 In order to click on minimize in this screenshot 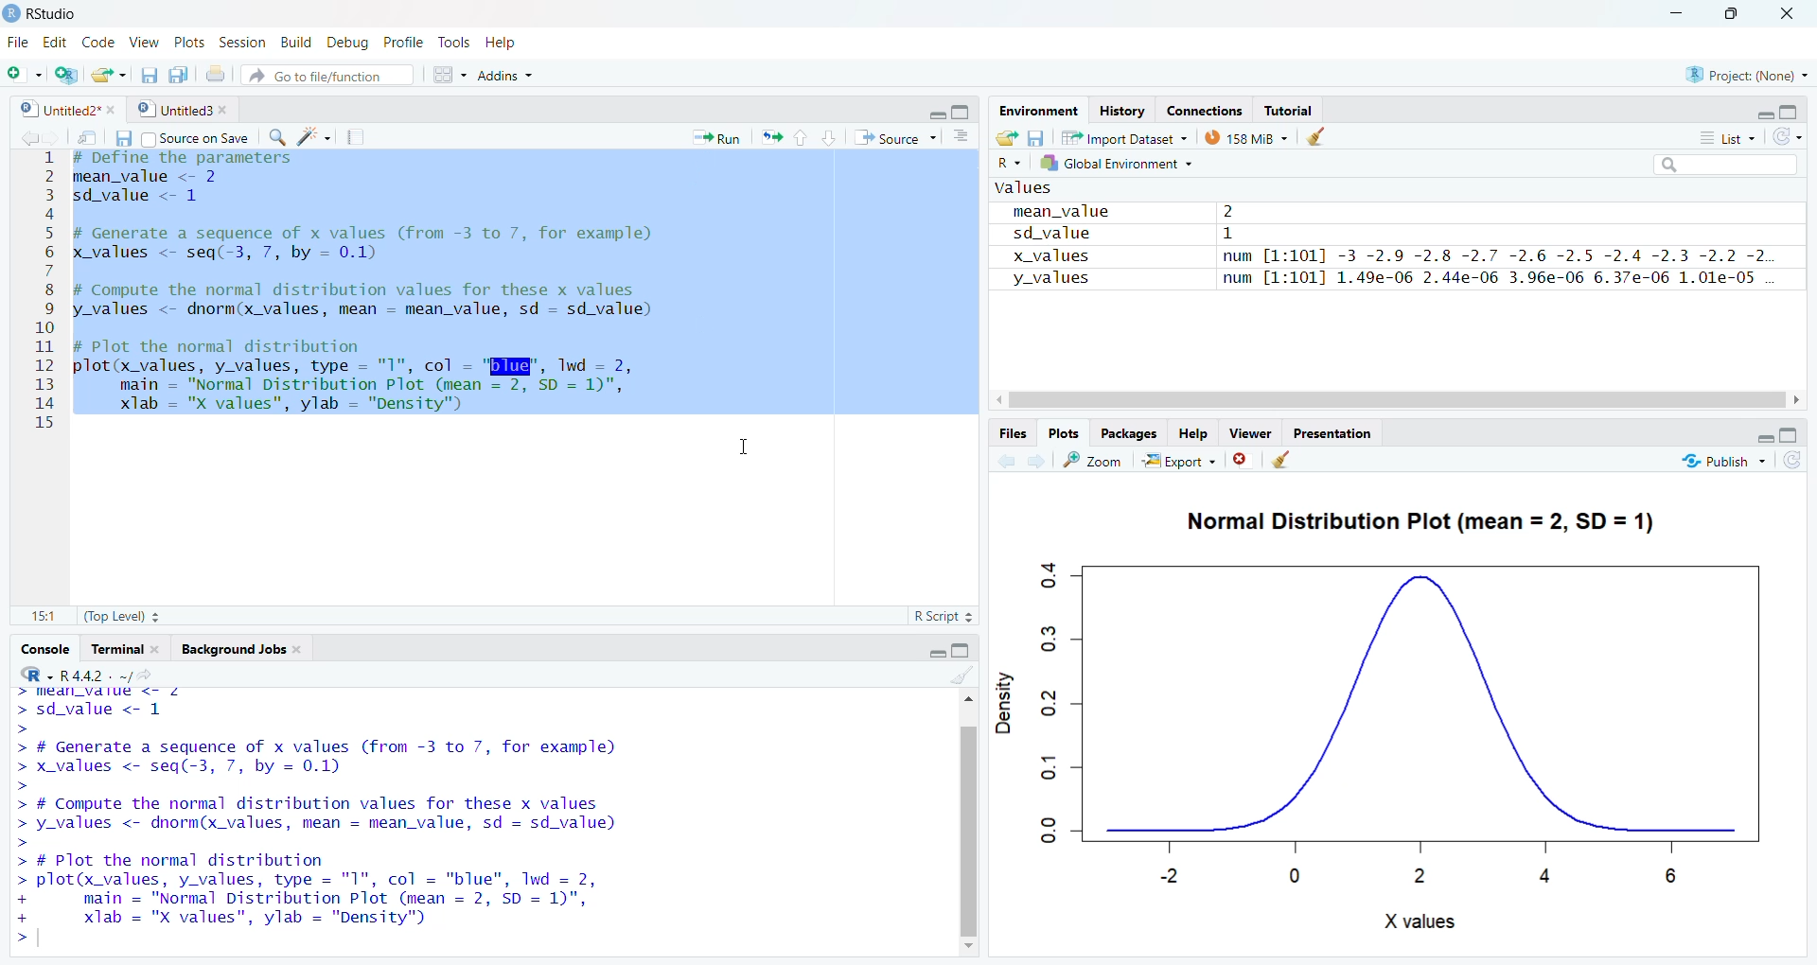, I will do `click(1673, 14)`.